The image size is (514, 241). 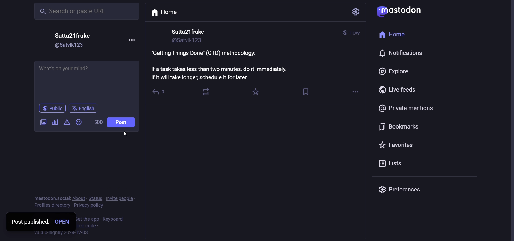 What do you see at coordinates (27, 221) in the screenshot?
I see `post published` at bounding box center [27, 221].